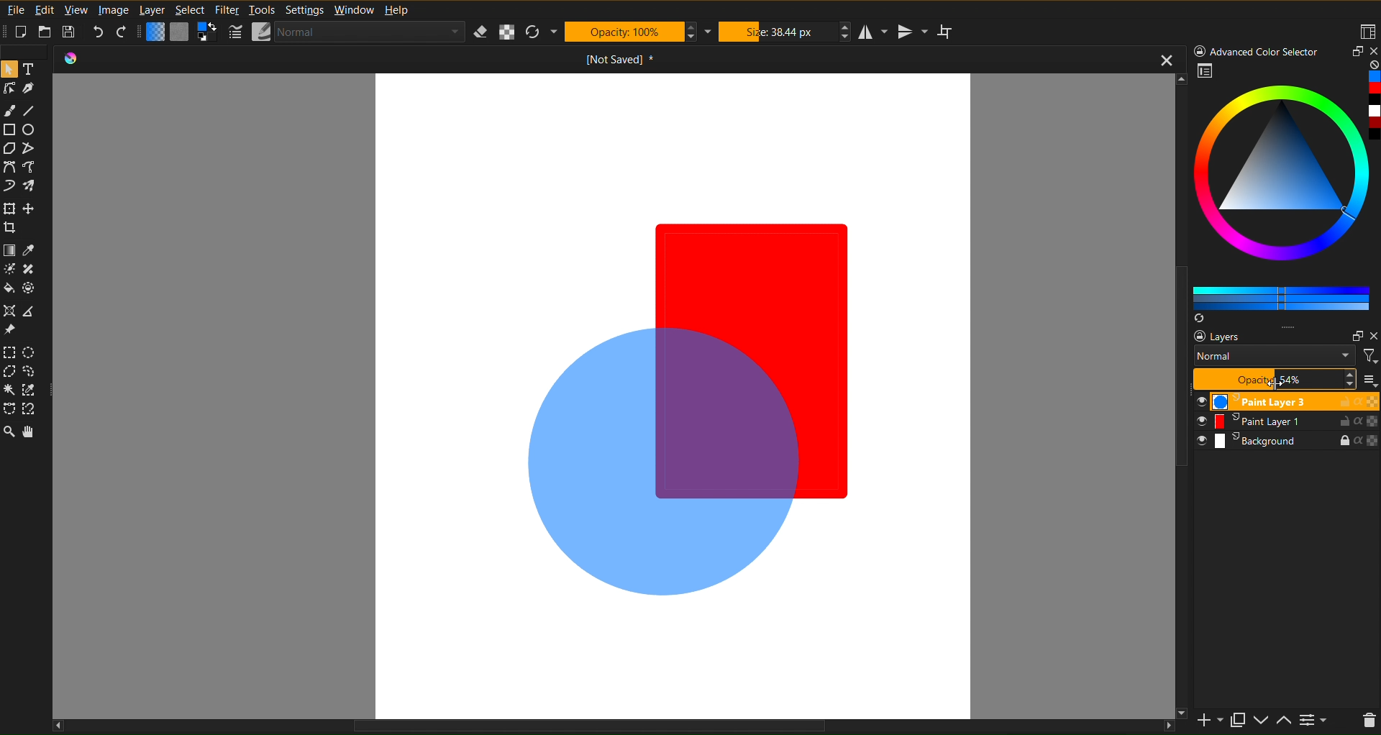 This screenshot has height=735, width=1381. I want to click on Selection Tool, so click(32, 353).